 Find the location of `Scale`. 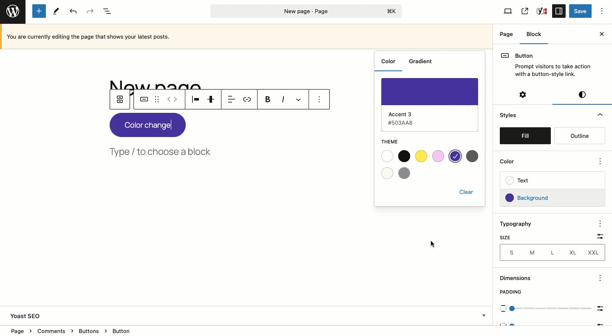

Scale is located at coordinates (555, 309).